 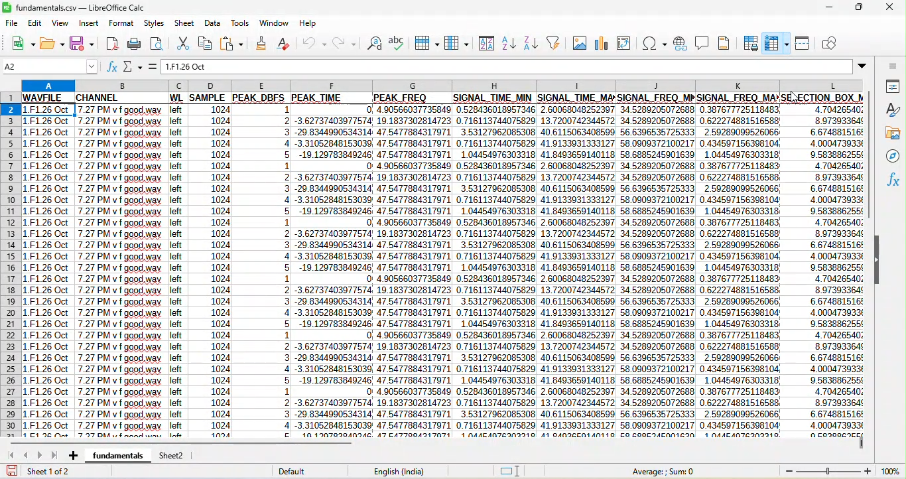 What do you see at coordinates (556, 42) in the screenshot?
I see `auto filter` at bounding box center [556, 42].